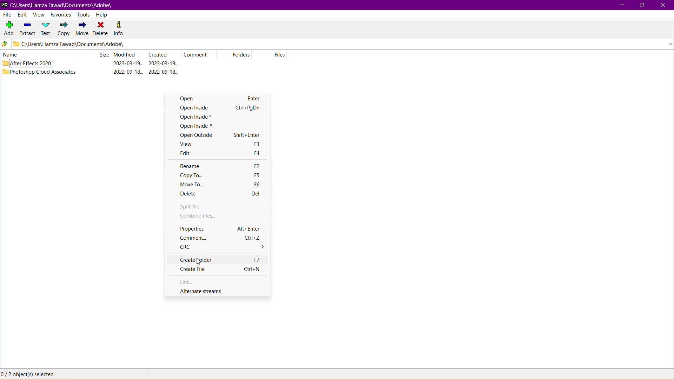 This screenshot has height=379, width=674. What do you see at coordinates (164, 54) in the screenshot?
I see `Created` at bounding box center [164, 54].